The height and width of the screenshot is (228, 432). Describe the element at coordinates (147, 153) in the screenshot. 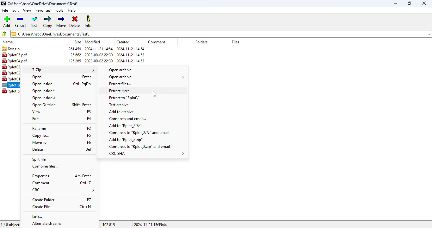

I see `CRC SHA` at that location.